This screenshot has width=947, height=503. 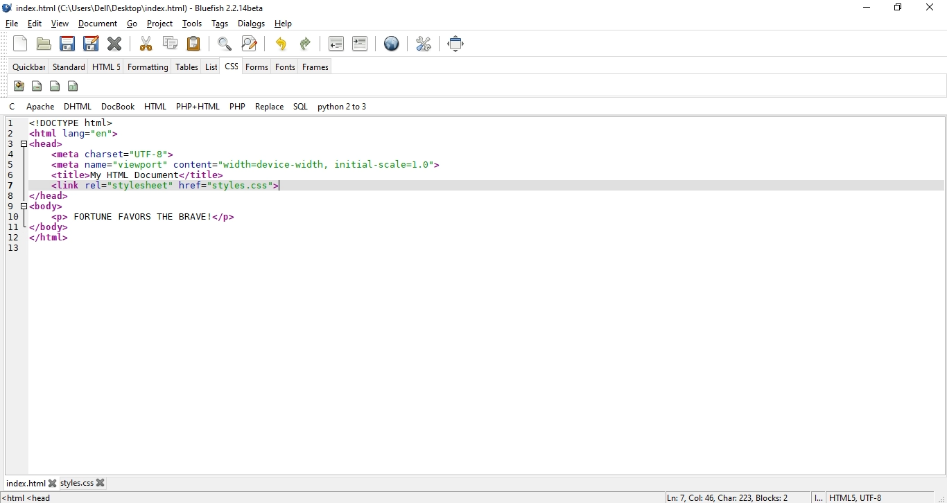 I want to click on 4, so click(x=12, y=153).